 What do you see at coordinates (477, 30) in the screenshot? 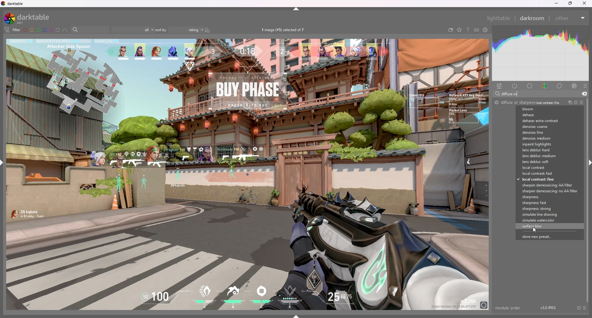
I see `keyboard shortcuts` at bounding box center [477, 30].